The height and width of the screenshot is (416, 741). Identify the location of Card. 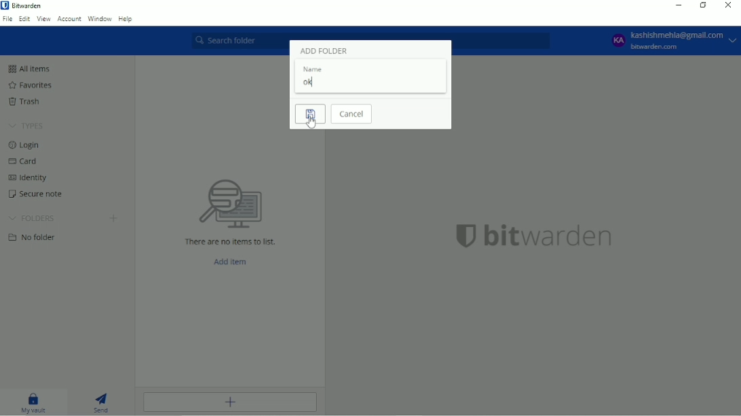
(26, 162).